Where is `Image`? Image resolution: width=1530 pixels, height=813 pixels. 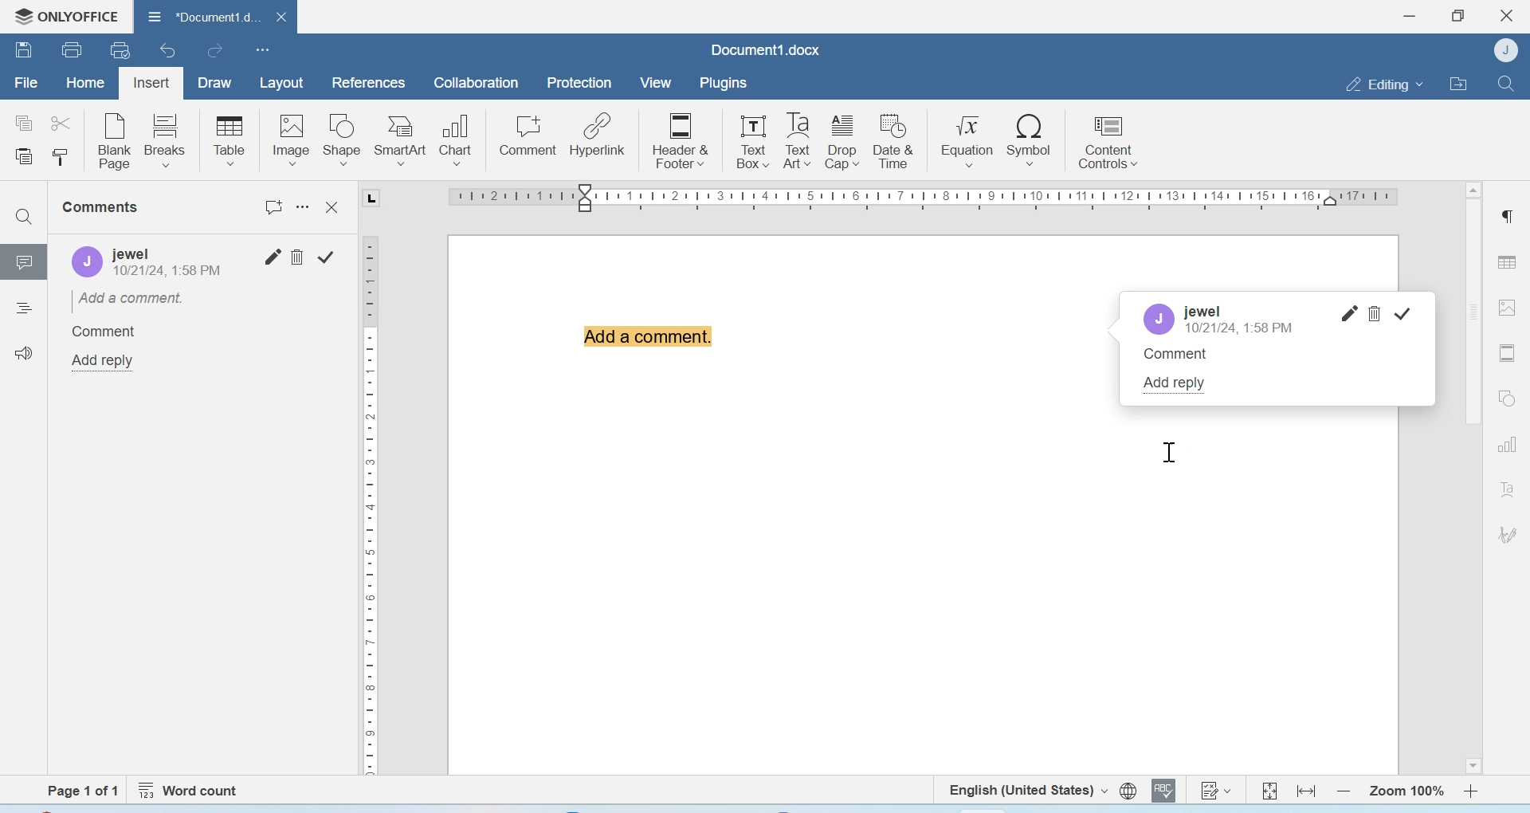
Image is located at coordinates (1508, 306).